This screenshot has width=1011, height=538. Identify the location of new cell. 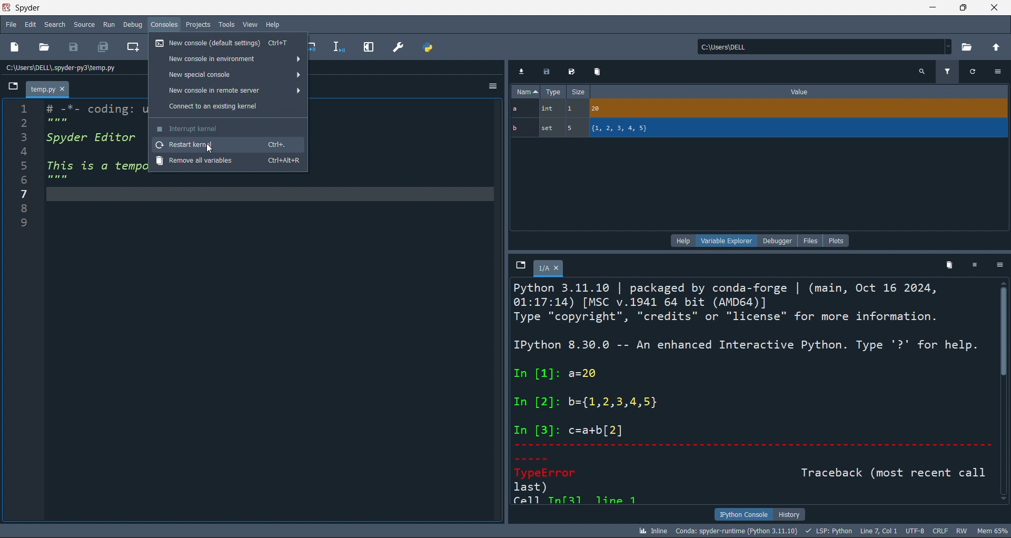
(133, 48).